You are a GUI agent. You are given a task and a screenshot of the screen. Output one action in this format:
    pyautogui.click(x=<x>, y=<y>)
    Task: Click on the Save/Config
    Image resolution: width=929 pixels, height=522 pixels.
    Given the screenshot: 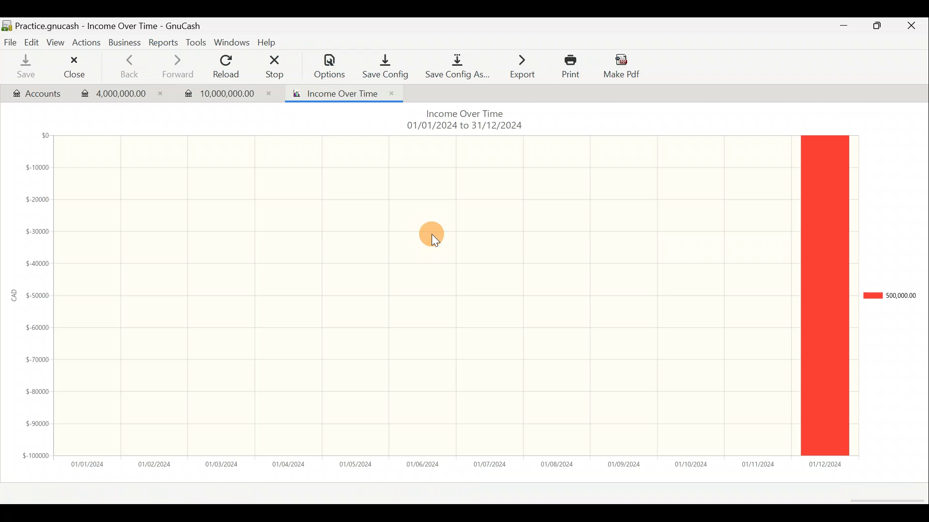 What is the action you would take?
    pyautogui.click(x=386, y=64)
    